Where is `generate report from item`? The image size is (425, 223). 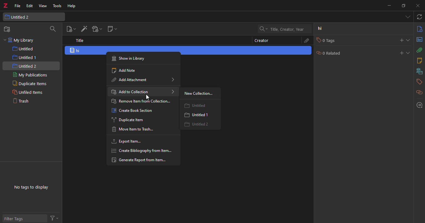 generate report from item is located at coordinates (141, 160).